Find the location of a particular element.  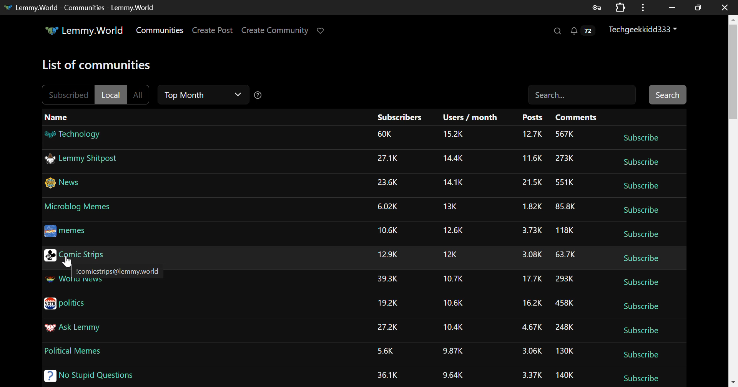

Search is located at coordinates (557, 31).